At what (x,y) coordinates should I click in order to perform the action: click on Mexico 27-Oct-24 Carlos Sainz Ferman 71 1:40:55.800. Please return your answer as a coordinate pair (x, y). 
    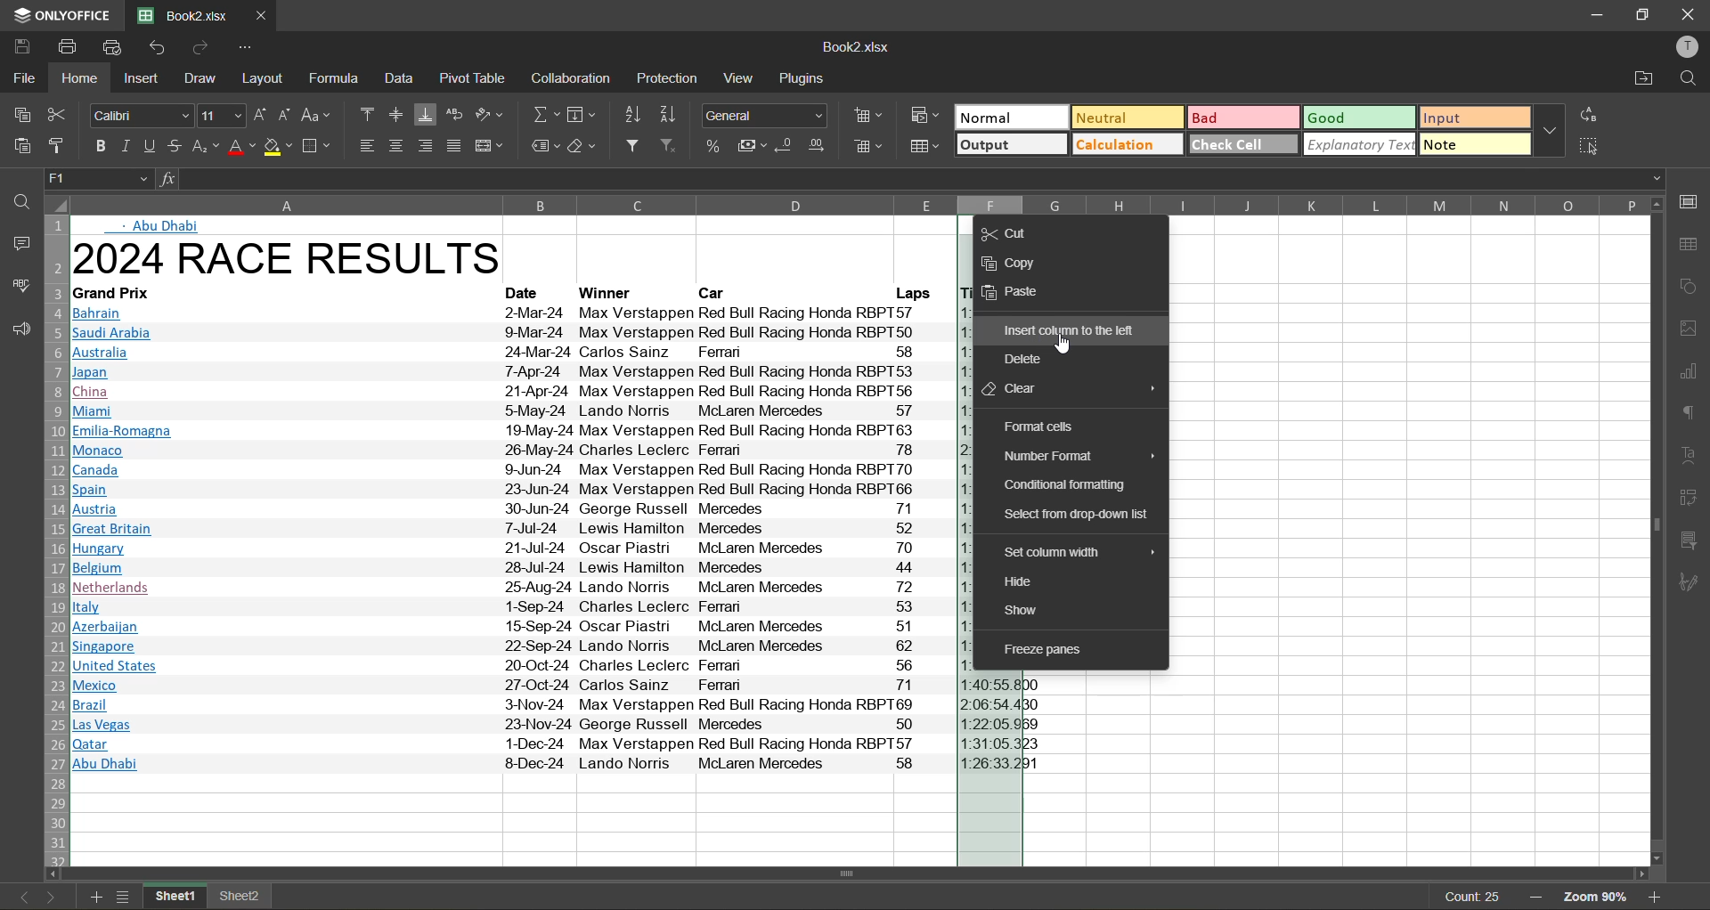
    Looking at the image, I should click on (558, 685).